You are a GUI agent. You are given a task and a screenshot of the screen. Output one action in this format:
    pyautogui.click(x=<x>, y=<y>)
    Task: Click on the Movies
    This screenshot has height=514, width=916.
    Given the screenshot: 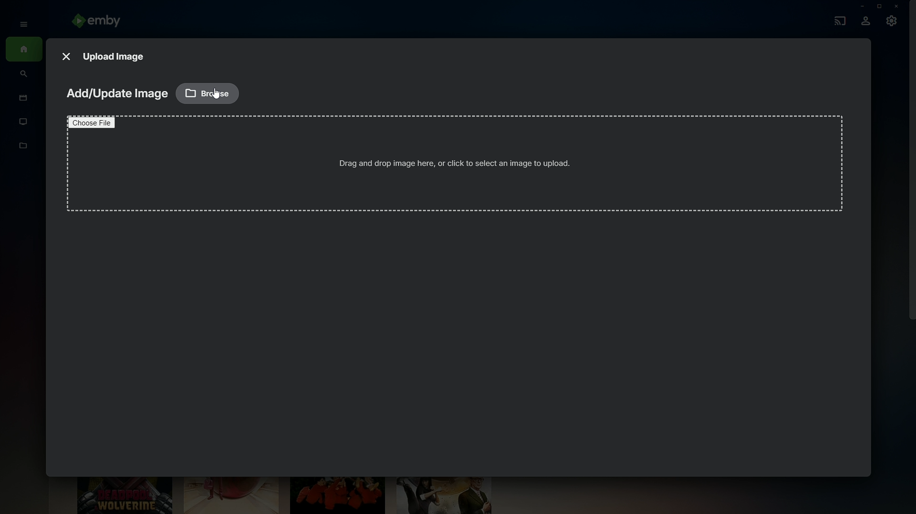 What is the action you would take?
    pyautogui.click(x=21, y=99)
    